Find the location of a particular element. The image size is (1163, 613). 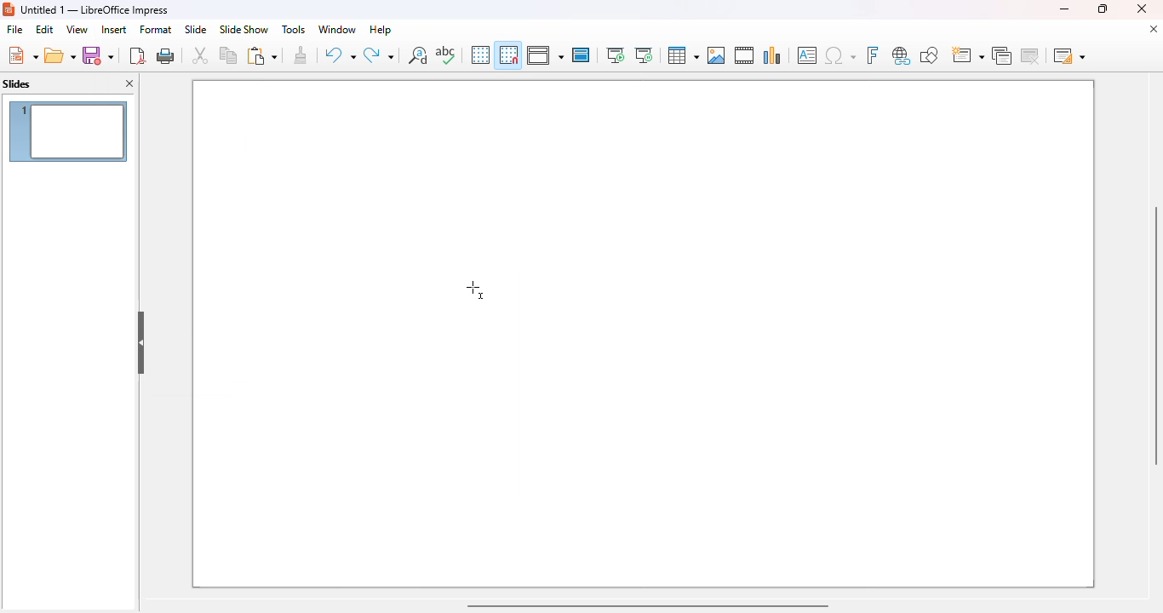

insert chart is located at coordinates (772, 54).